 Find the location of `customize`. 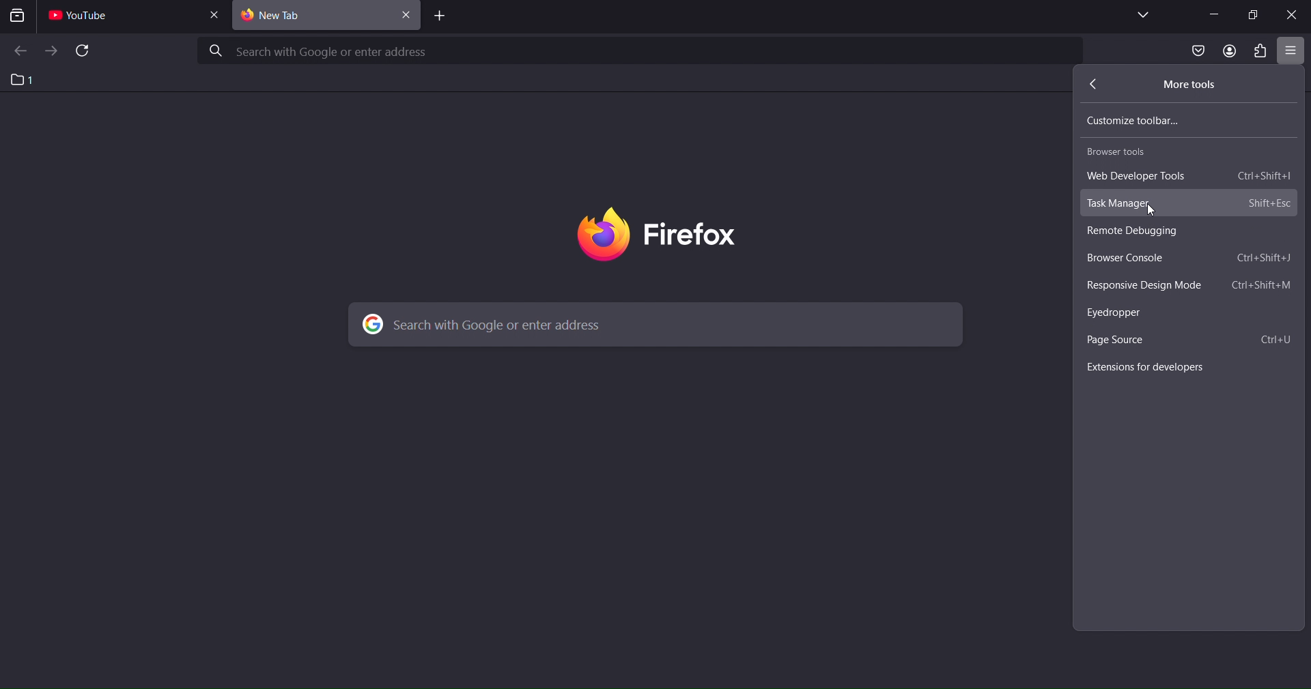

customize is located at coordinates (1146, 118).